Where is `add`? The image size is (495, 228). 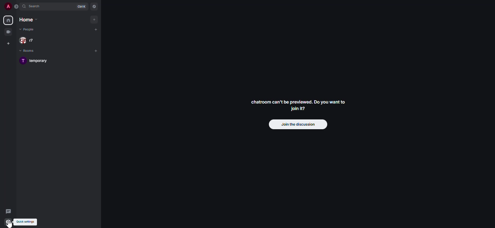 add is located at coordinates (96, 29).